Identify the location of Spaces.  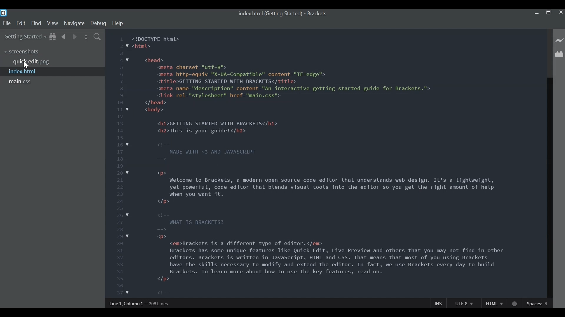
(538, 304).